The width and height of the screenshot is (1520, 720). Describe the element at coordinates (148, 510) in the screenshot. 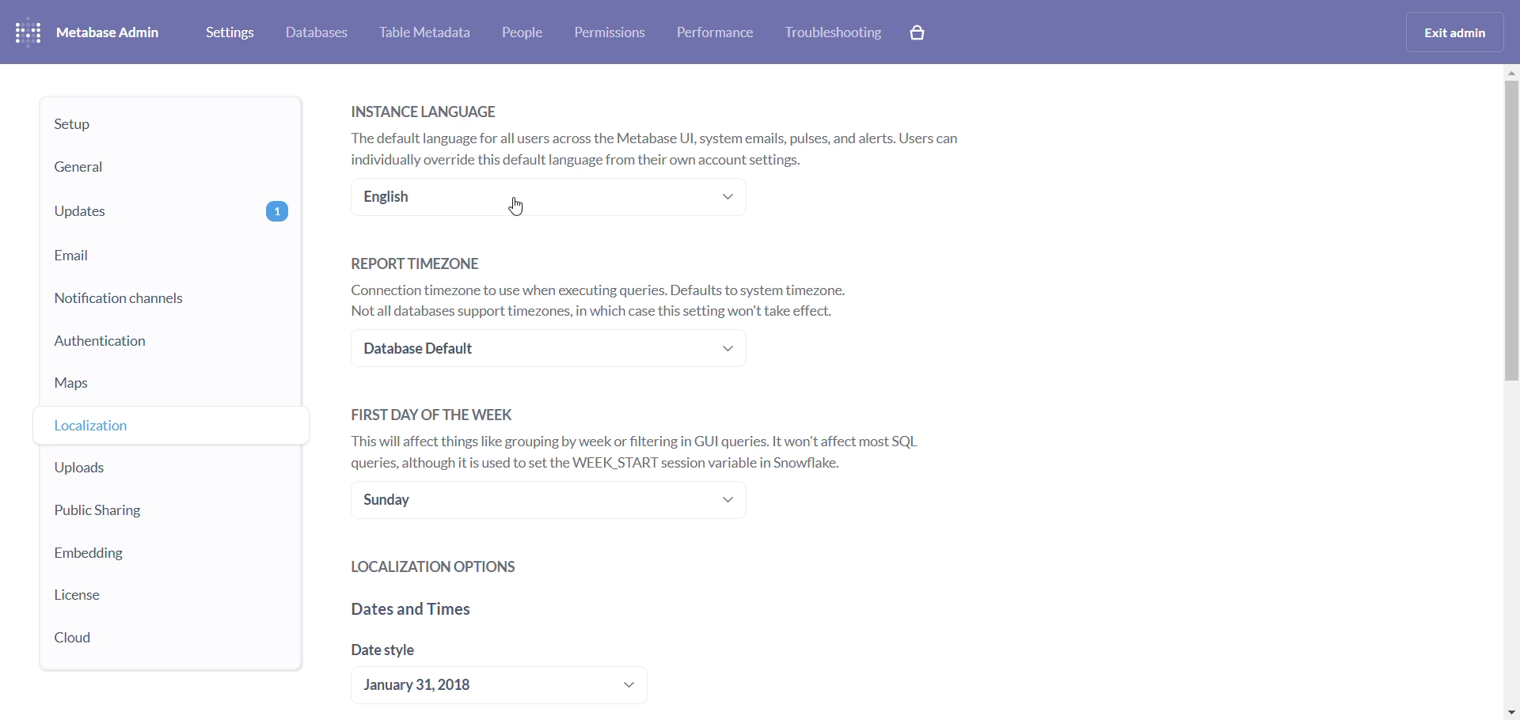

I see `public sharing` at that location.